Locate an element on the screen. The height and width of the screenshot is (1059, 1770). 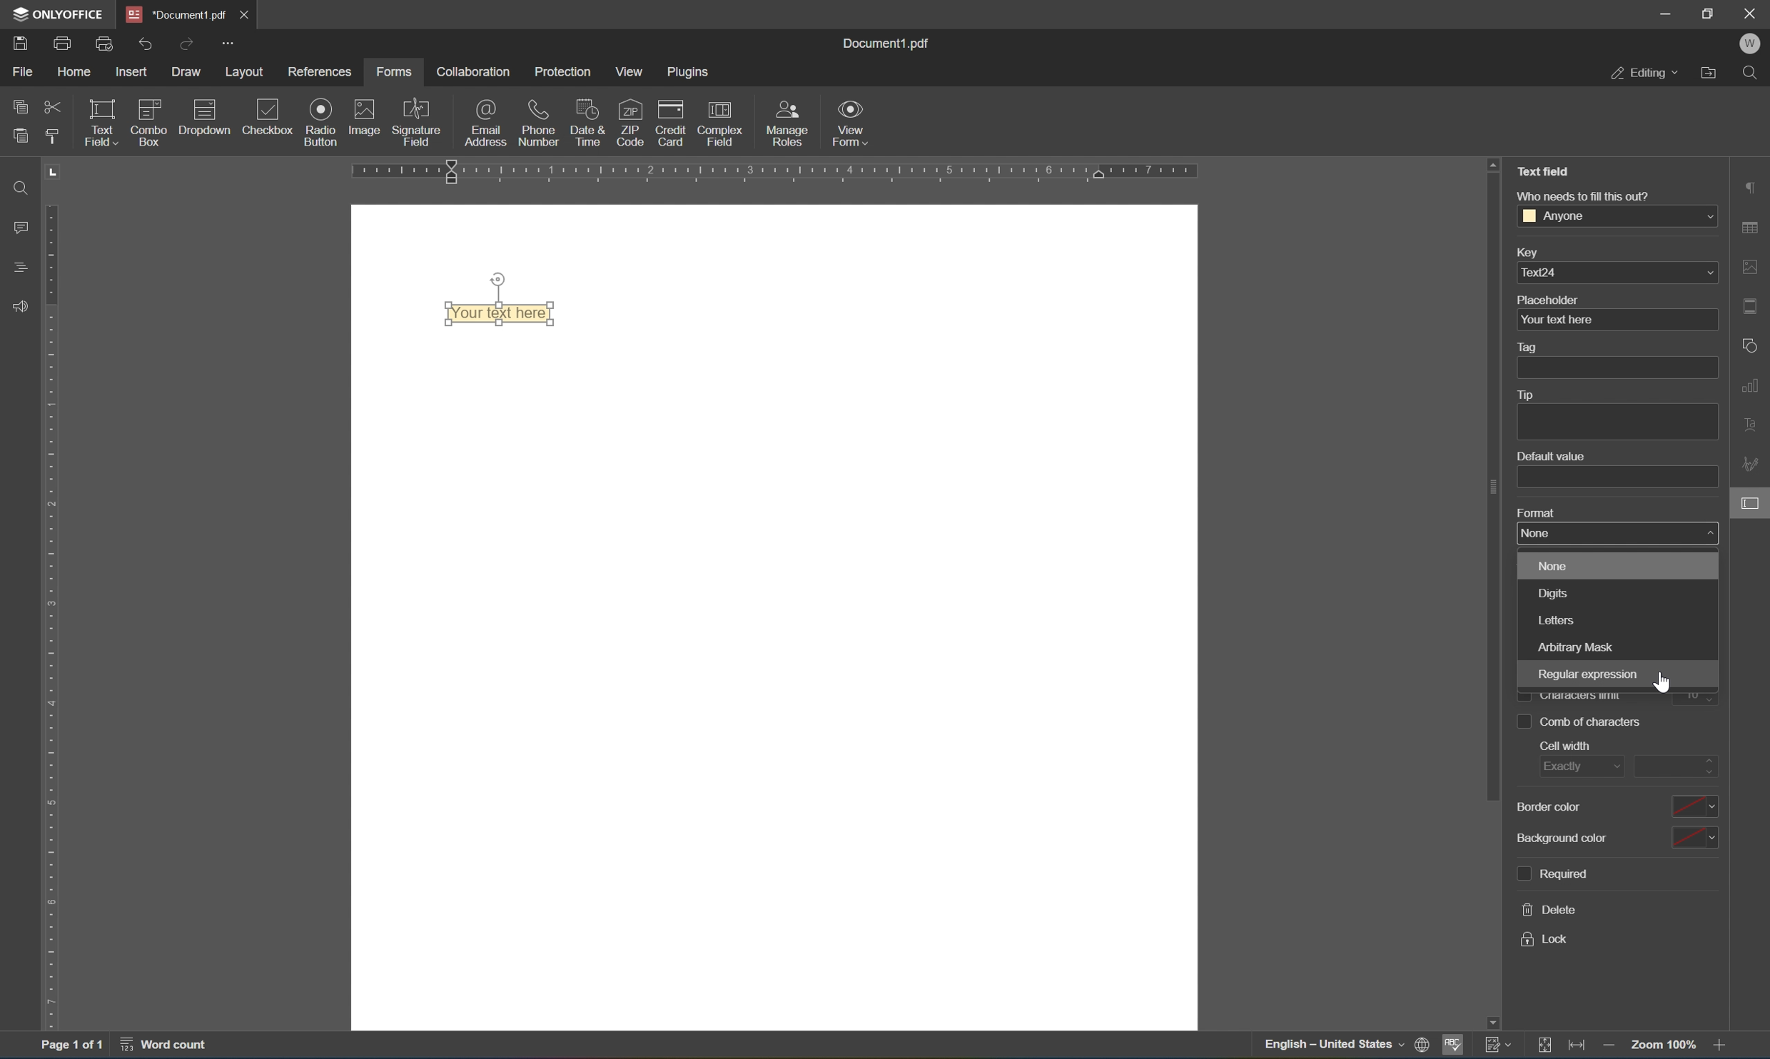
quick print is located at coordinates (106, 44).